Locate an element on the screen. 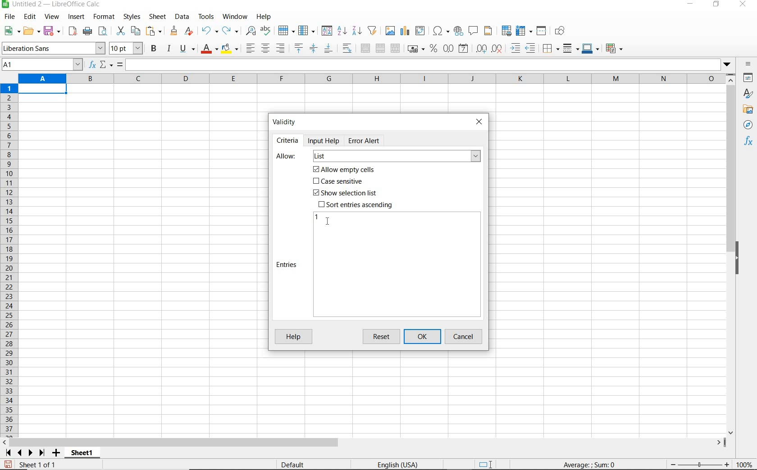 Image resolution: width=757 pixels, height=470 pixels. decrease indent is located at coordinates (533, 48).